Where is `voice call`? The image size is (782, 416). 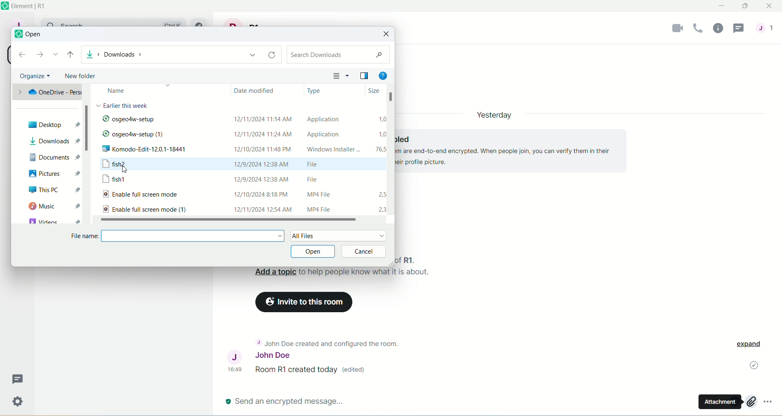 voice call is located at coordinates (698, 29).